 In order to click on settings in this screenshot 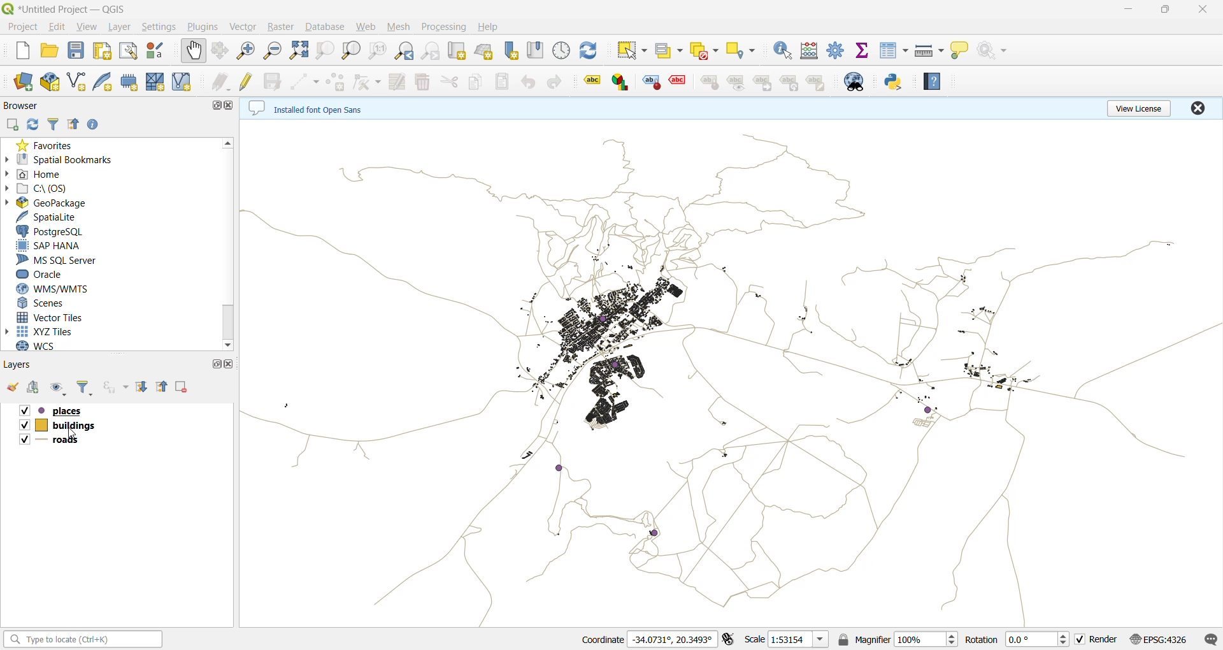, I will do `click(159, 27)`.